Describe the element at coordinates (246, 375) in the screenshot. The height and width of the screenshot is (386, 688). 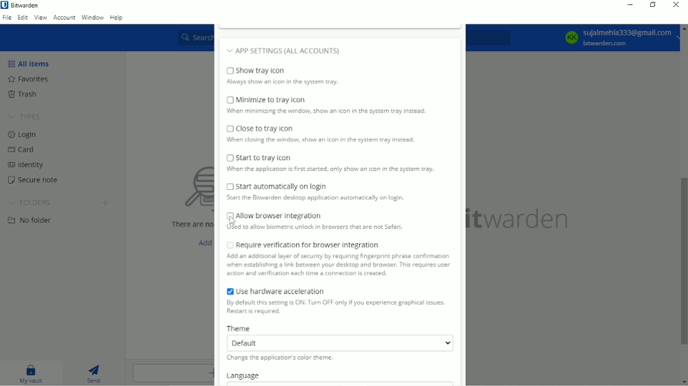
I see `Language` at that location.